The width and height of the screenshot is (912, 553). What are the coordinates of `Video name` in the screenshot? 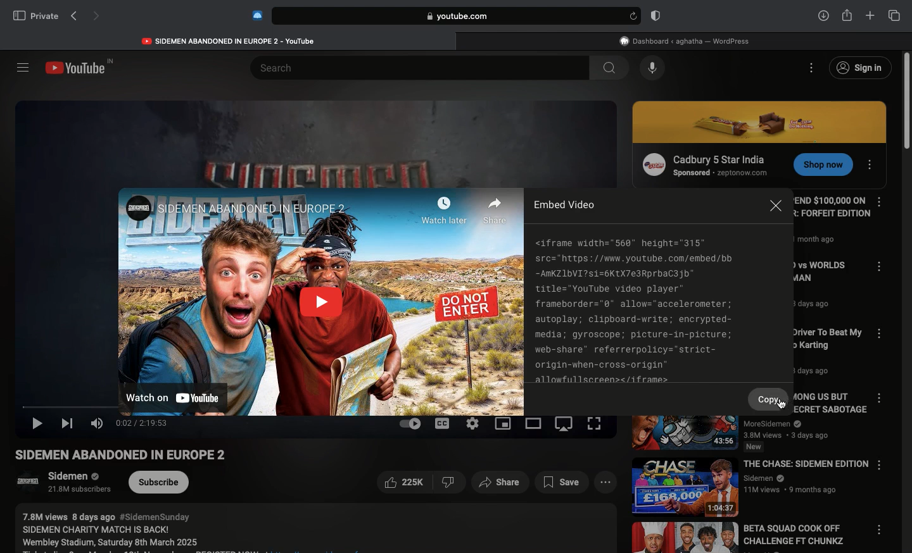 It's located at (826, 290).